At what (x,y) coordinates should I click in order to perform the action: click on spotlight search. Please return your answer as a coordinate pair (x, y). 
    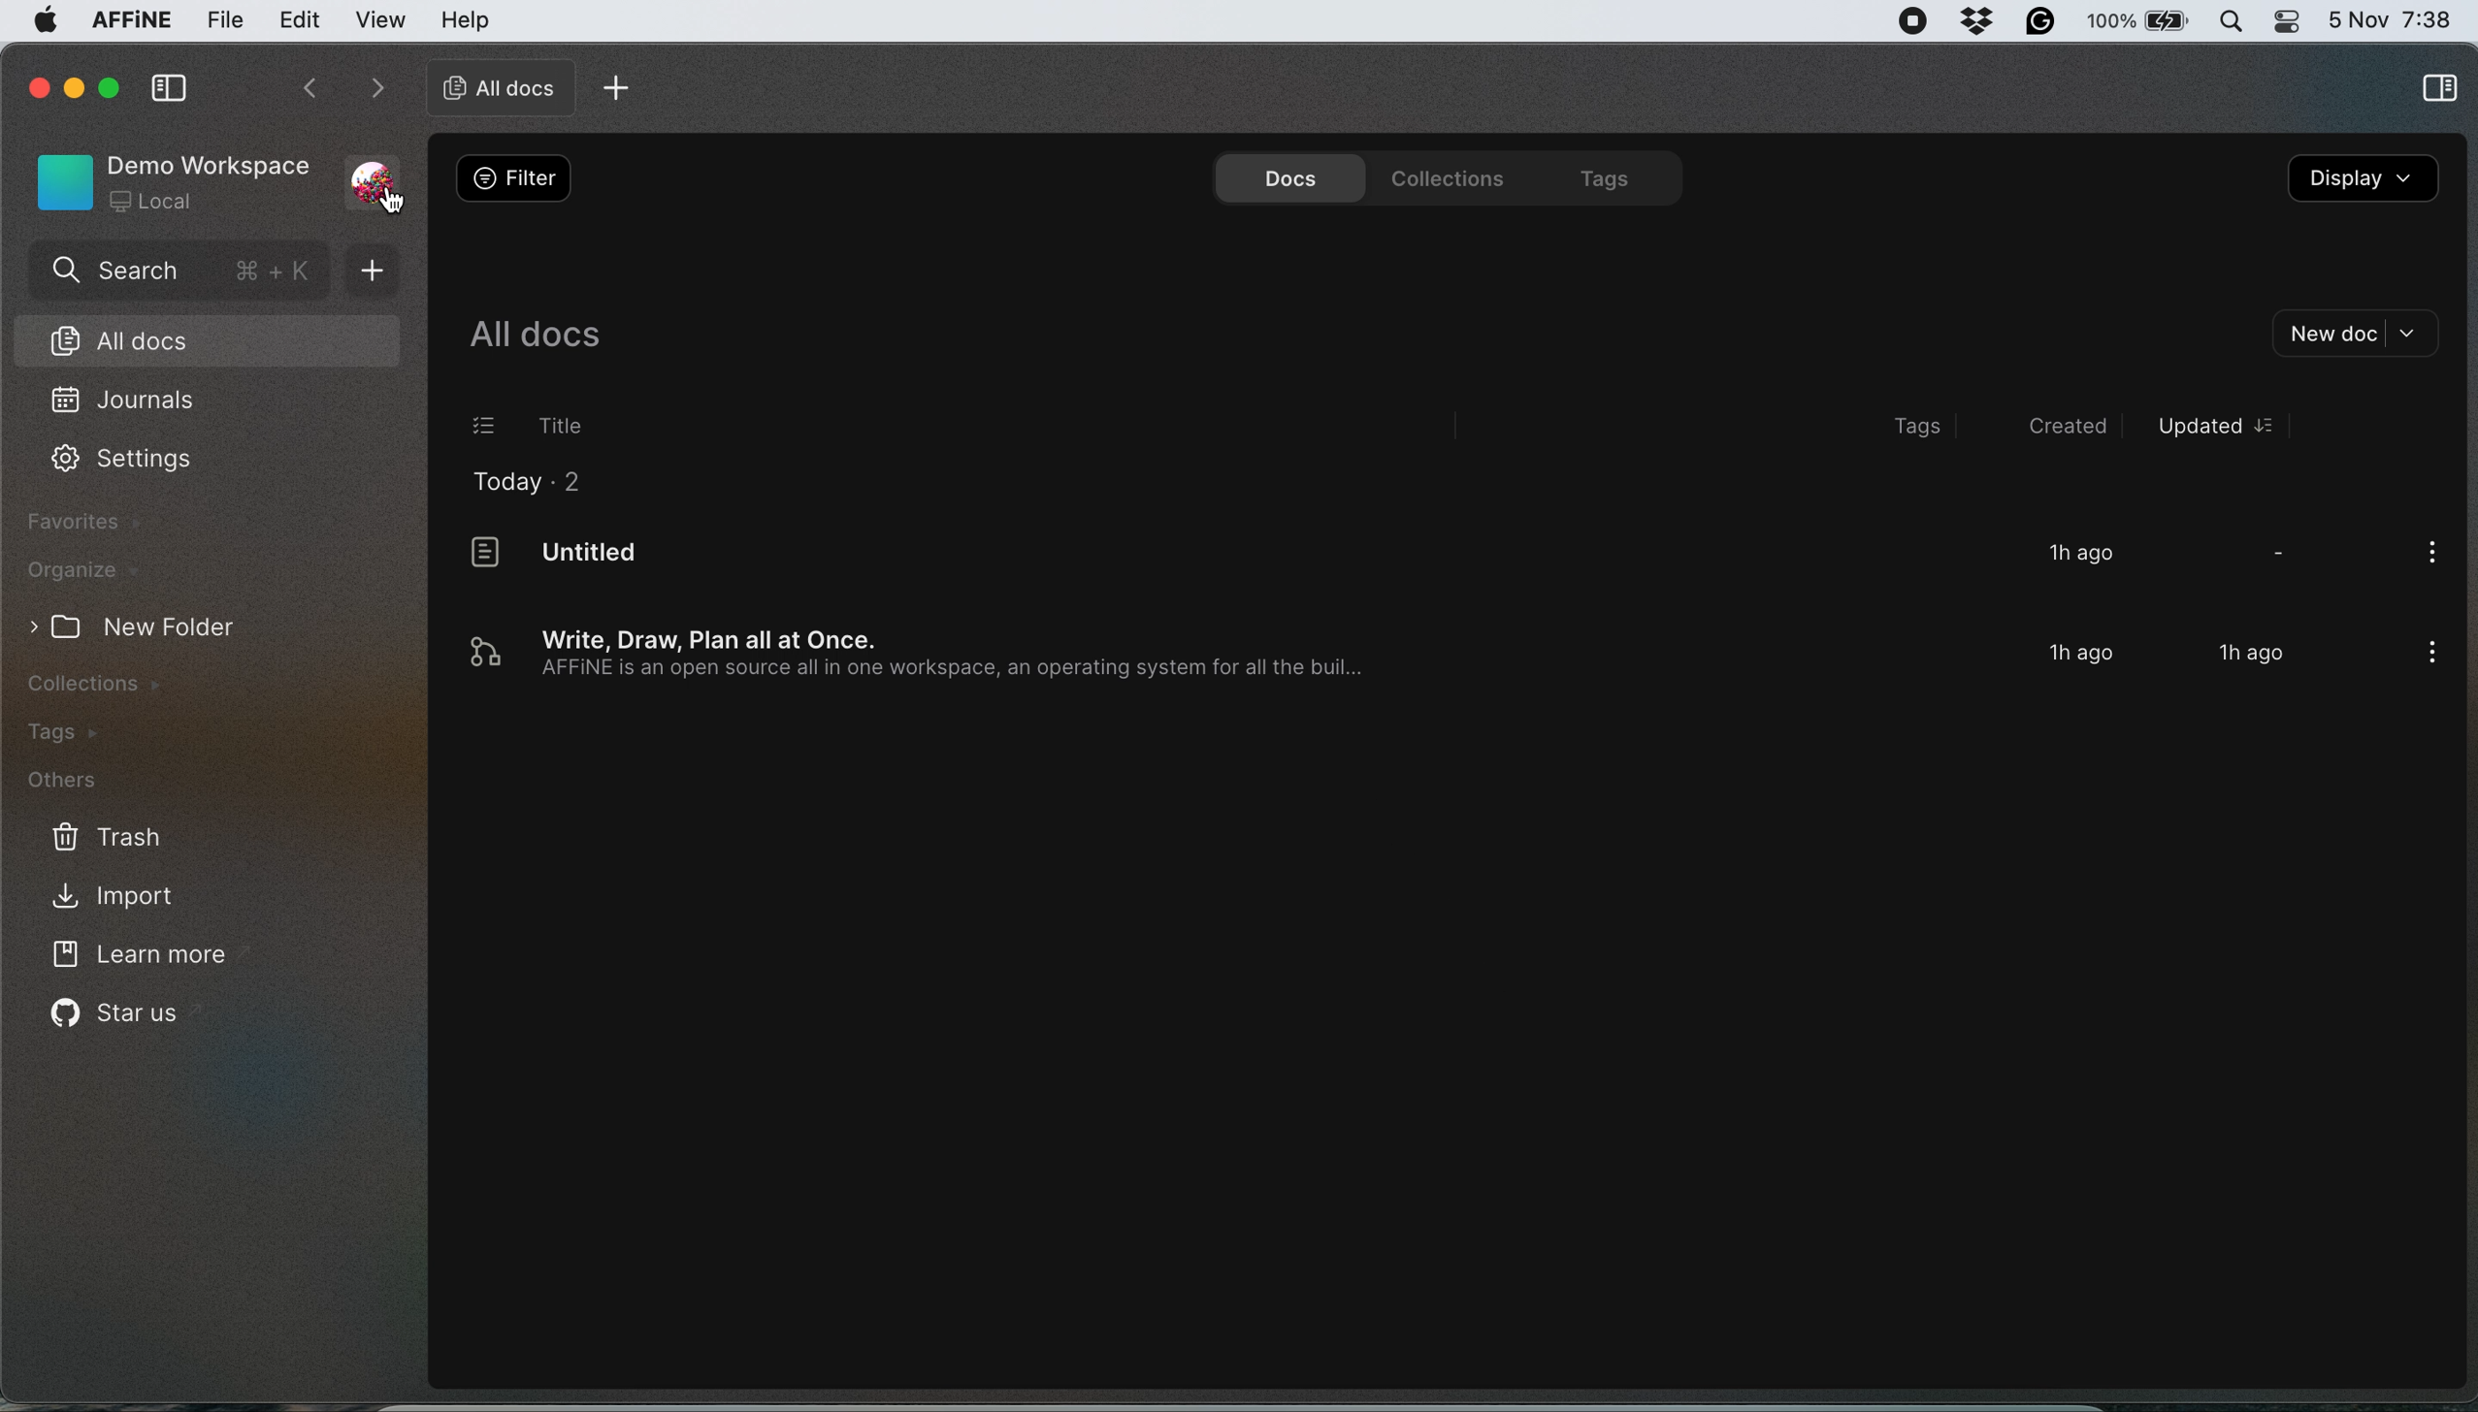
    Looking at the image, I should click on (2233, 20).